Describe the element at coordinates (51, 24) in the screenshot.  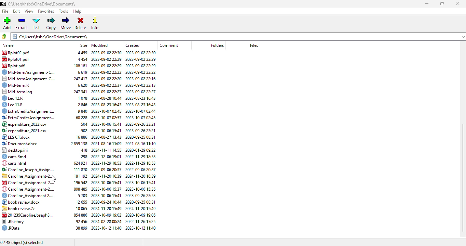
I see `copy` at that location.